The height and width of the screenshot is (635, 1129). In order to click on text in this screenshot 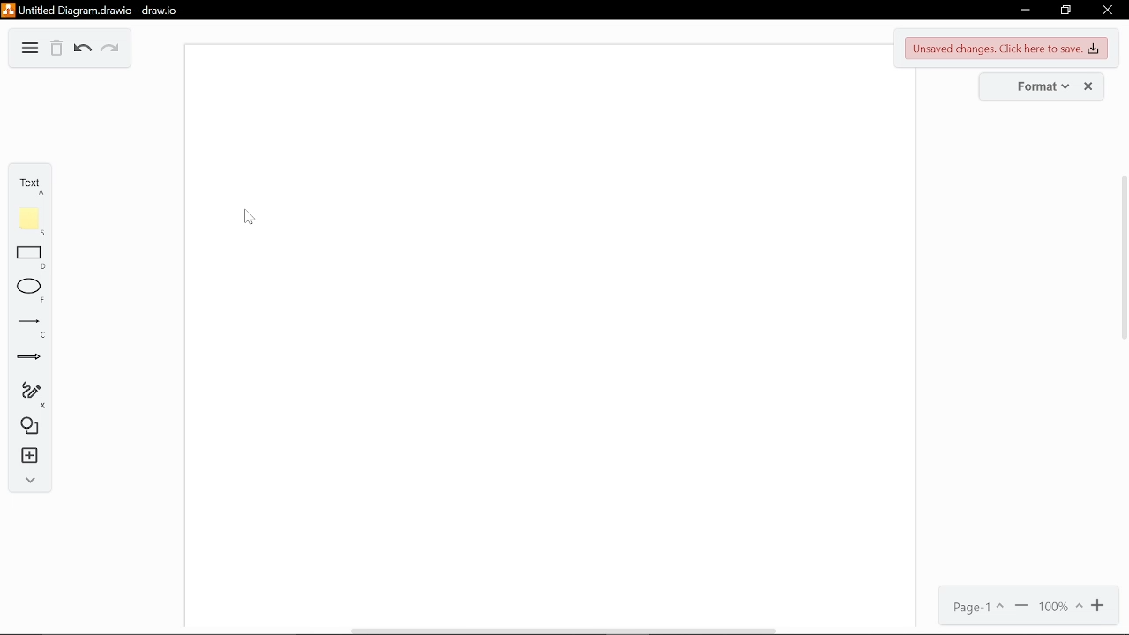, I will do `click(30, 182)`.